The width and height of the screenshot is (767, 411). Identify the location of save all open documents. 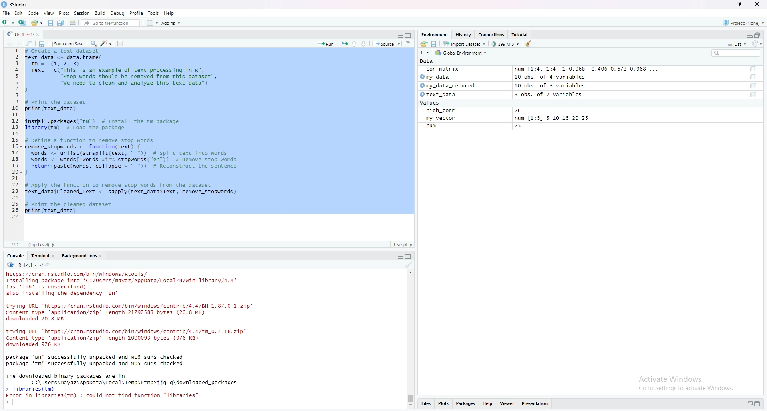
(63, 23).